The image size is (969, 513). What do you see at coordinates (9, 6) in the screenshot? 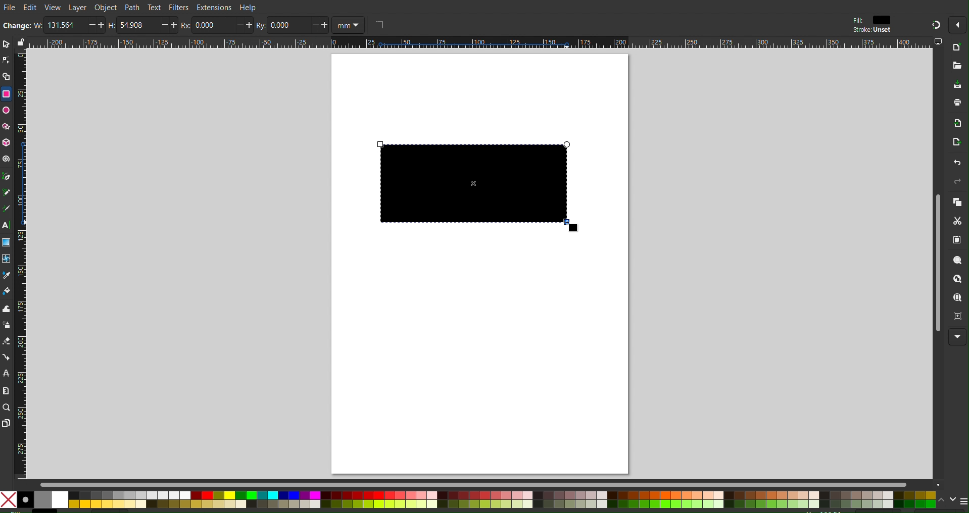
I see `File` at bounding box center [9, 6].